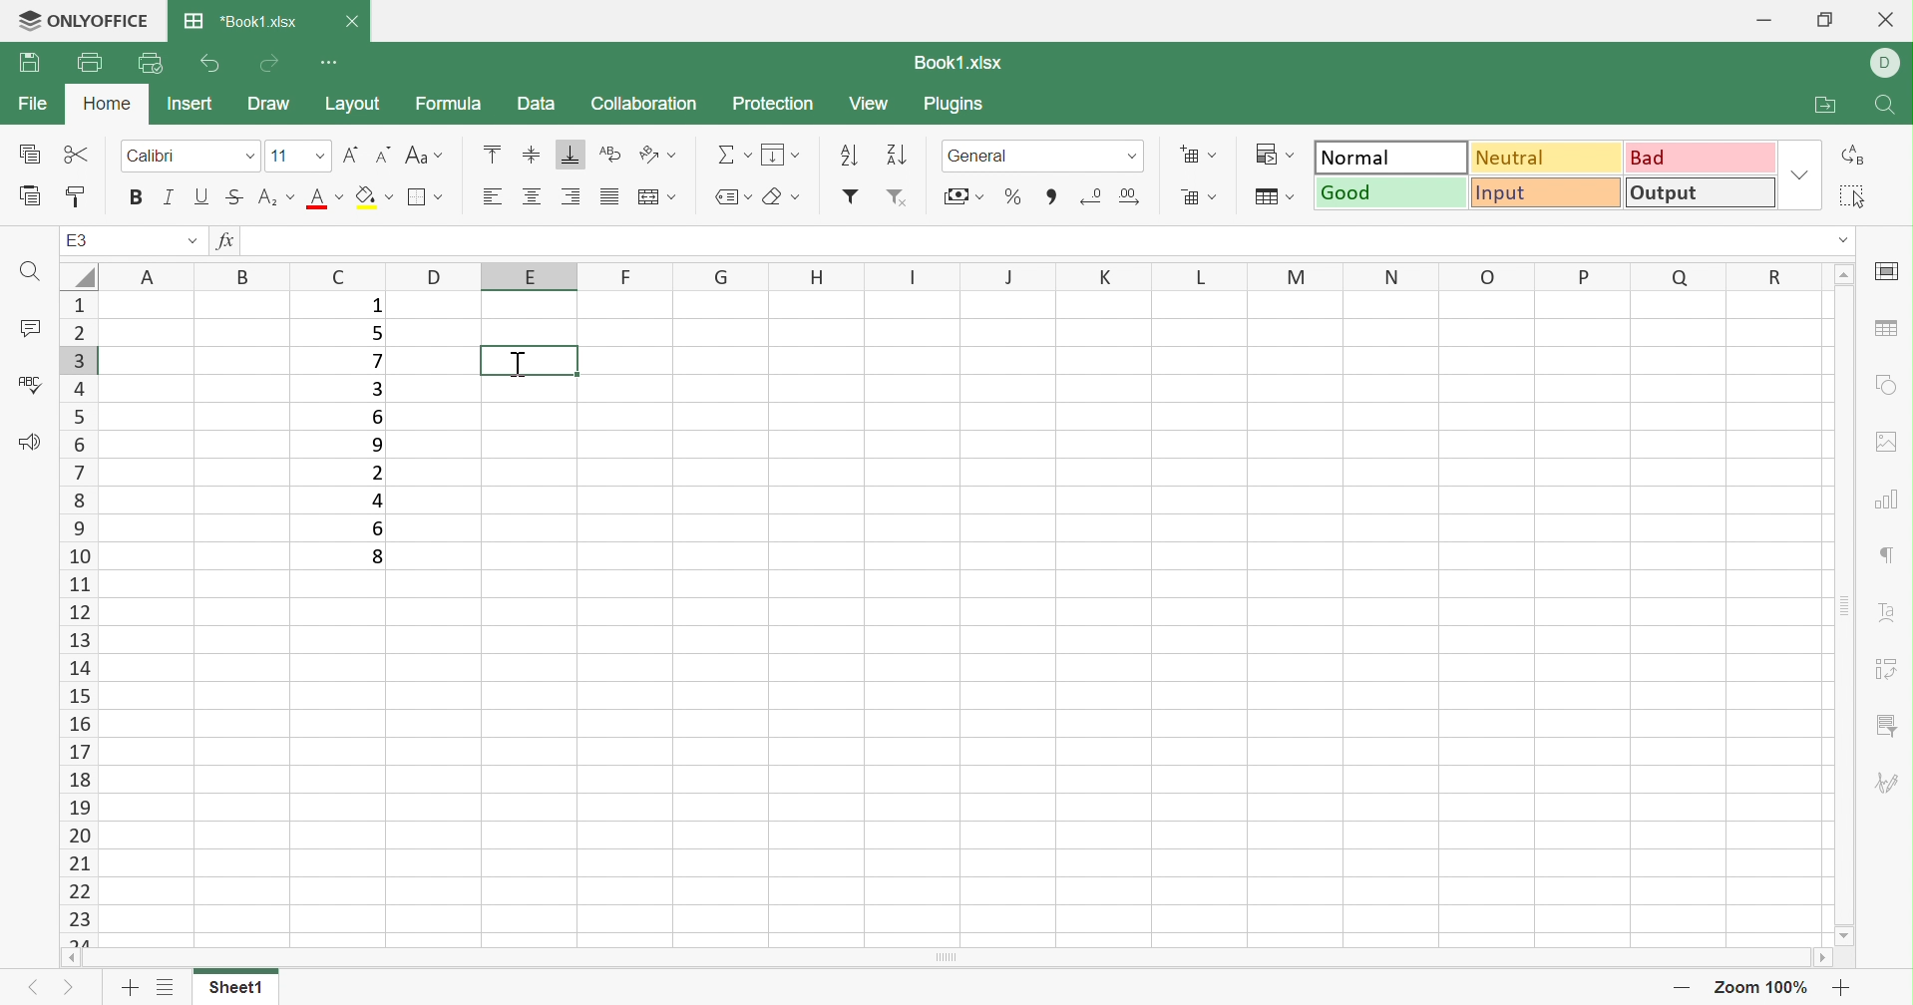 This screenshot has height=1005, width=1913. Describe the element at coordinates (948, 957) in the screenshot. I see `Scroll Bar` at that location.